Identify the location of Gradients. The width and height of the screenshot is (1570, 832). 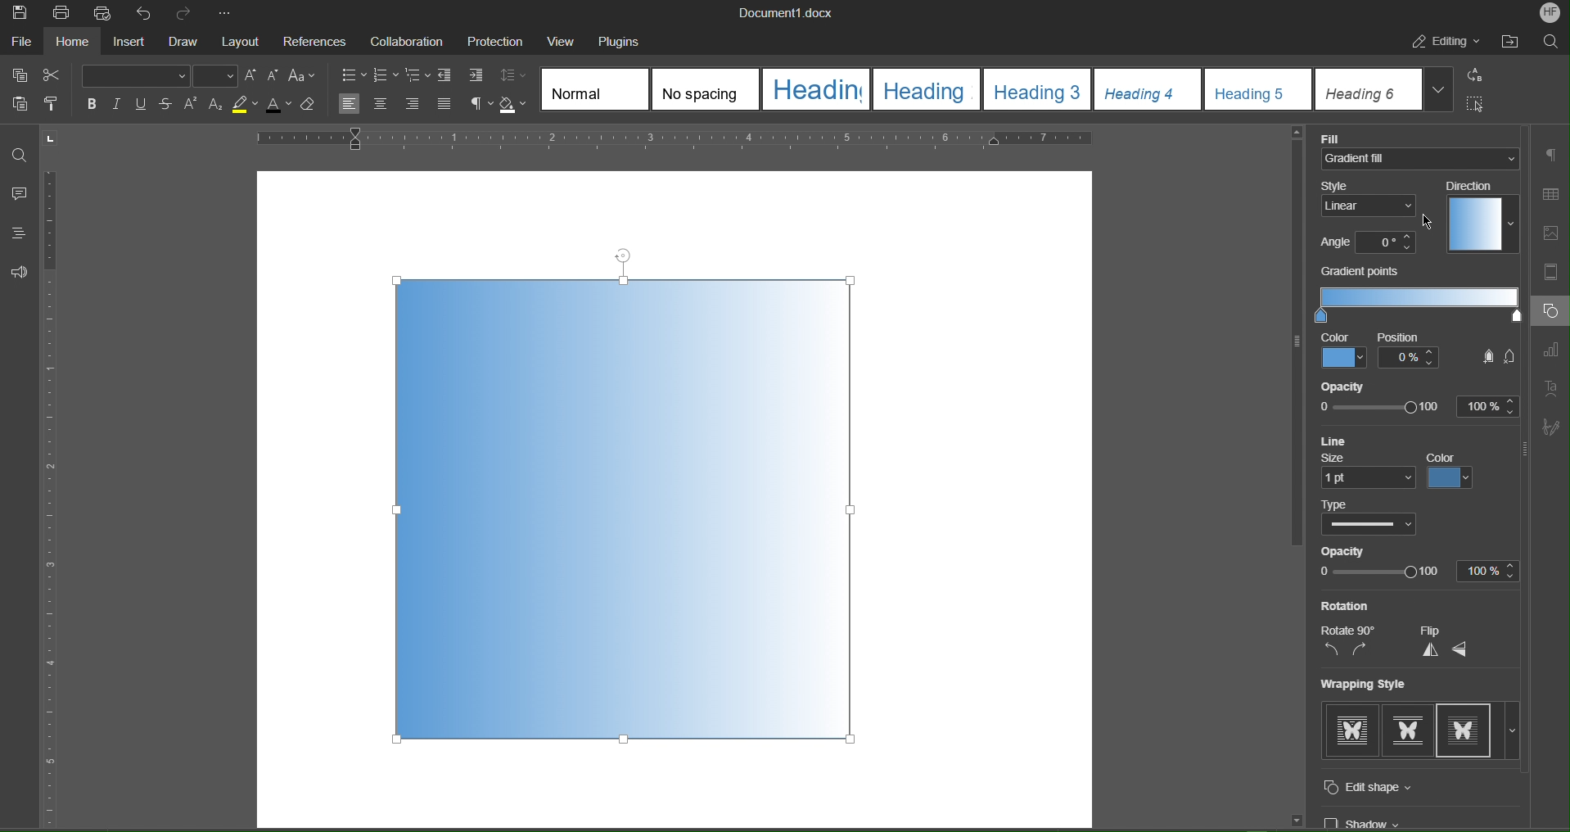
(1418, 305).